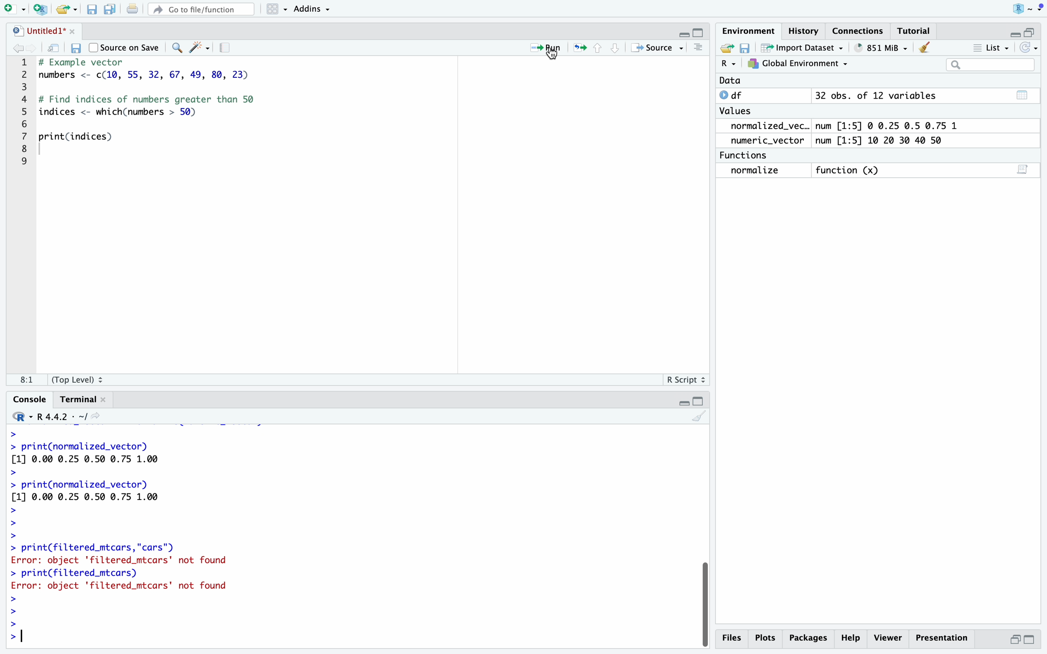 The width and height of the screenshot is (1047, 654). I want to click on REFRESH, so click(1030, 48).